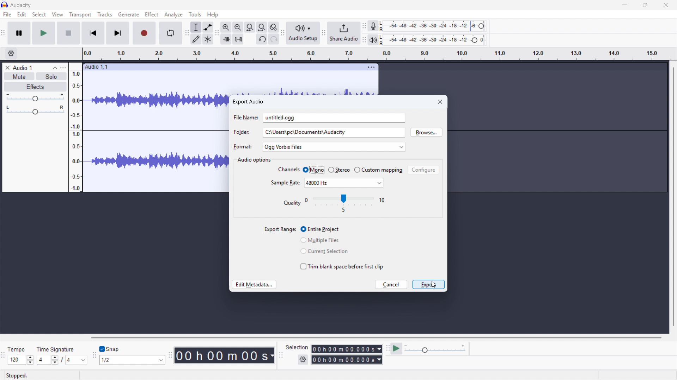 Image resolution: width=677 pixels, height=380 pixels. I want to click on minimise , so click(624, 5).